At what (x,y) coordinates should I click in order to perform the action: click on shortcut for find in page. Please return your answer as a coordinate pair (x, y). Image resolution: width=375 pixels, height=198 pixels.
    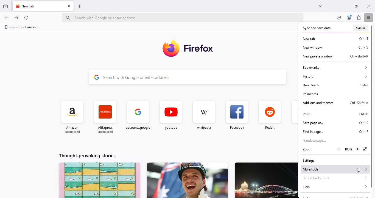
    Looking at the image, I should click on (363, 132).